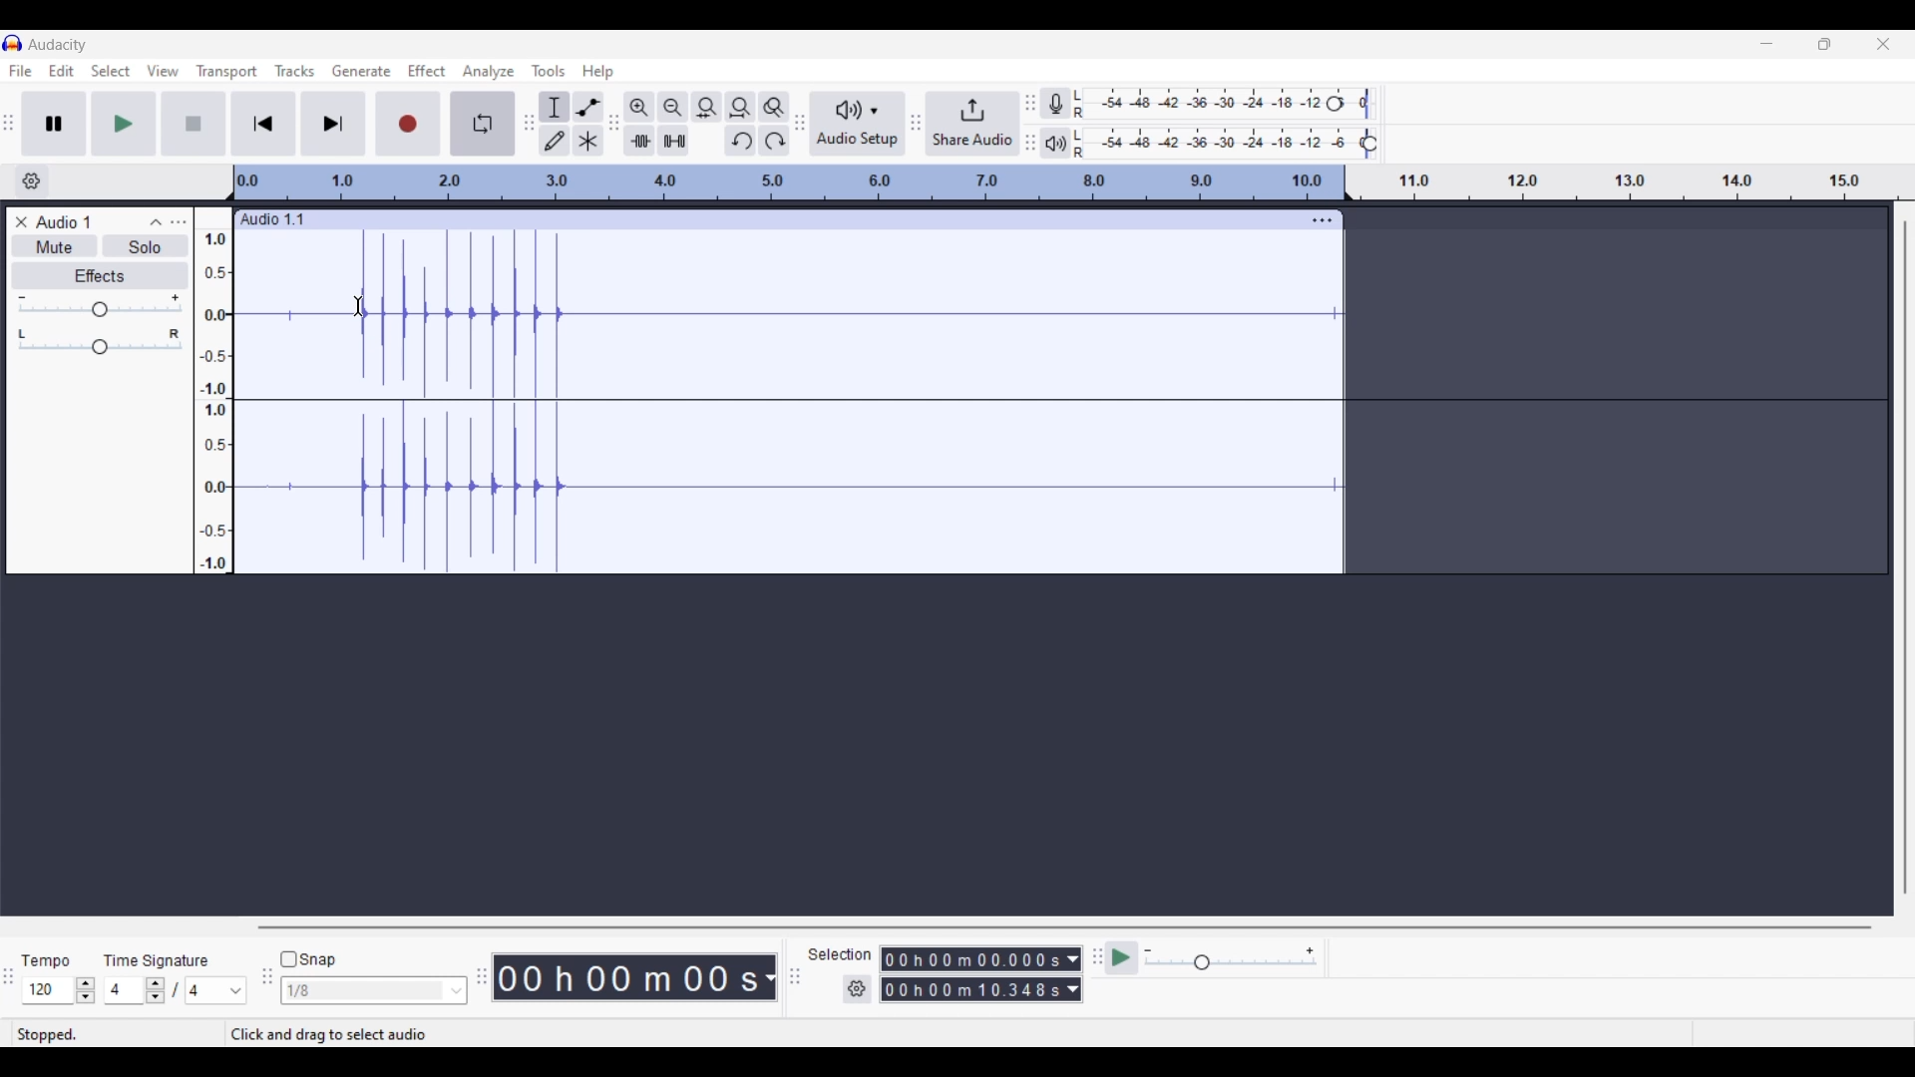  Describe the element at coordinates (32, 181) in the screenshot. I see `Timeline options` at that location.